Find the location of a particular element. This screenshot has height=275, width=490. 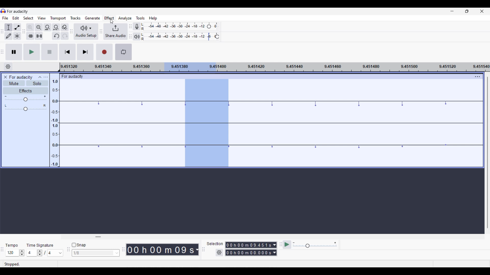

Share audio is located at coordinates (115, 32).